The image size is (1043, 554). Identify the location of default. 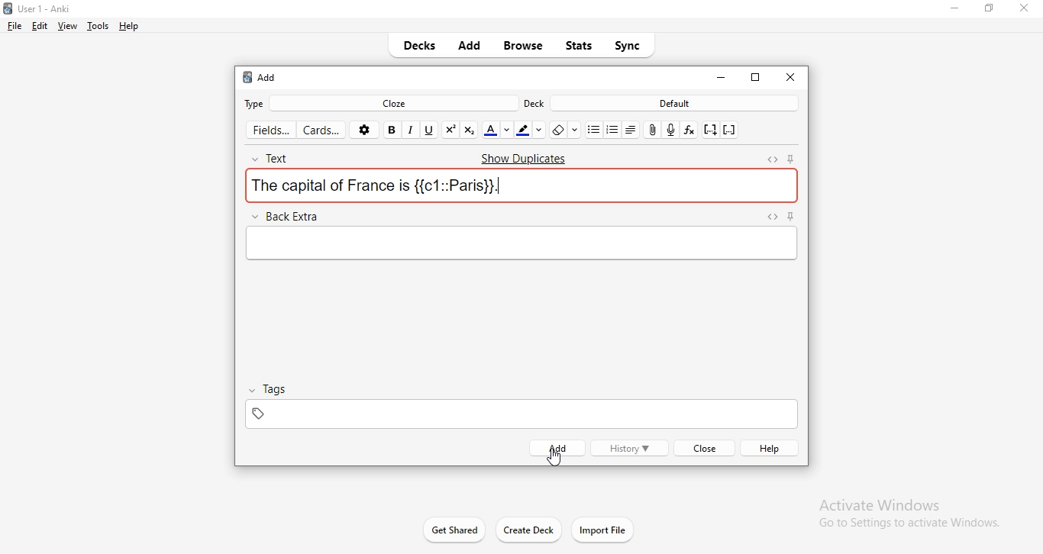
(676, 104).